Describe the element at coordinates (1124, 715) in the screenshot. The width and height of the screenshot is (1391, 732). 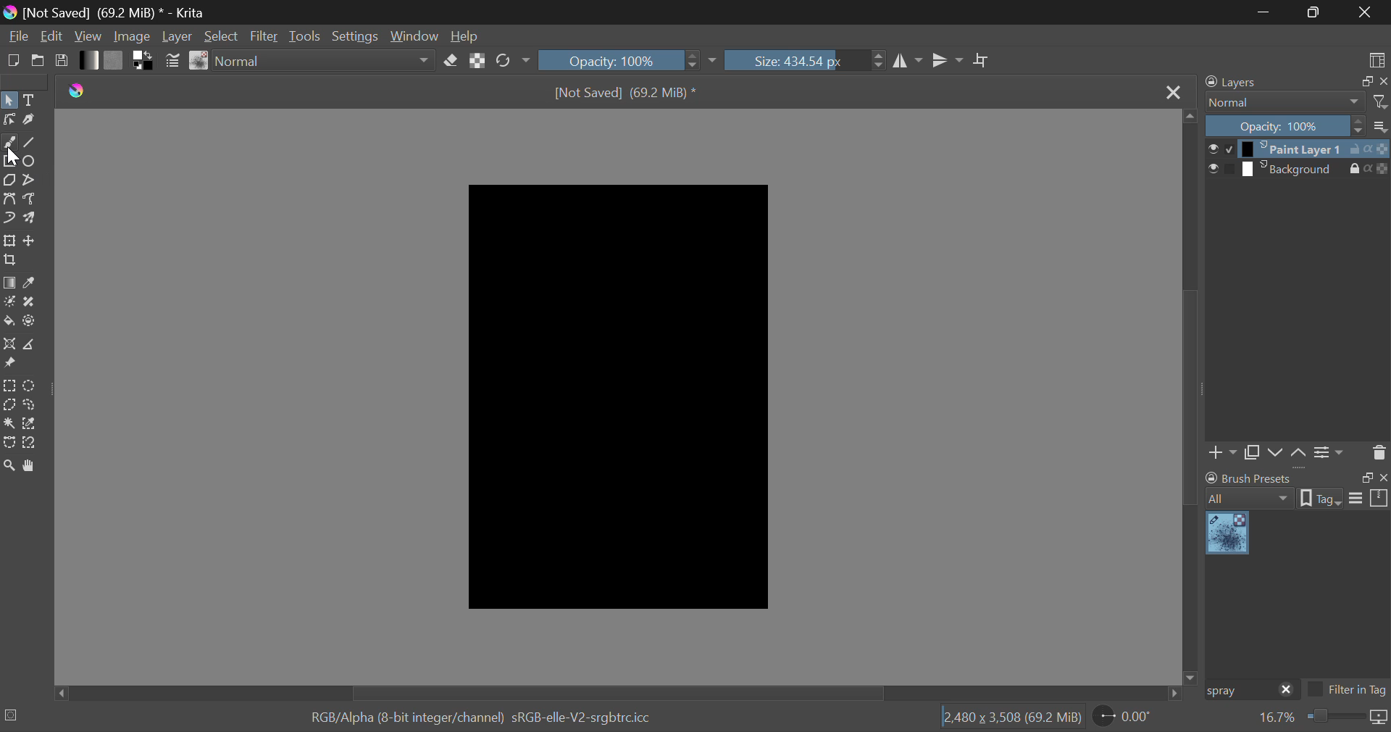
I see `page rotation` at that location.